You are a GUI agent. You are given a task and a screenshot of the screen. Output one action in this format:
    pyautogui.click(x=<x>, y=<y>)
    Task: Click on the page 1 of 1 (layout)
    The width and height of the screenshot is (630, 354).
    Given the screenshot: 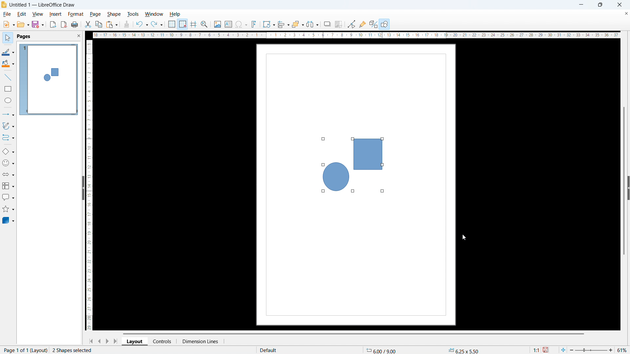 What is the action you would take?
    pyautogui.click(x=24, y=350)
    